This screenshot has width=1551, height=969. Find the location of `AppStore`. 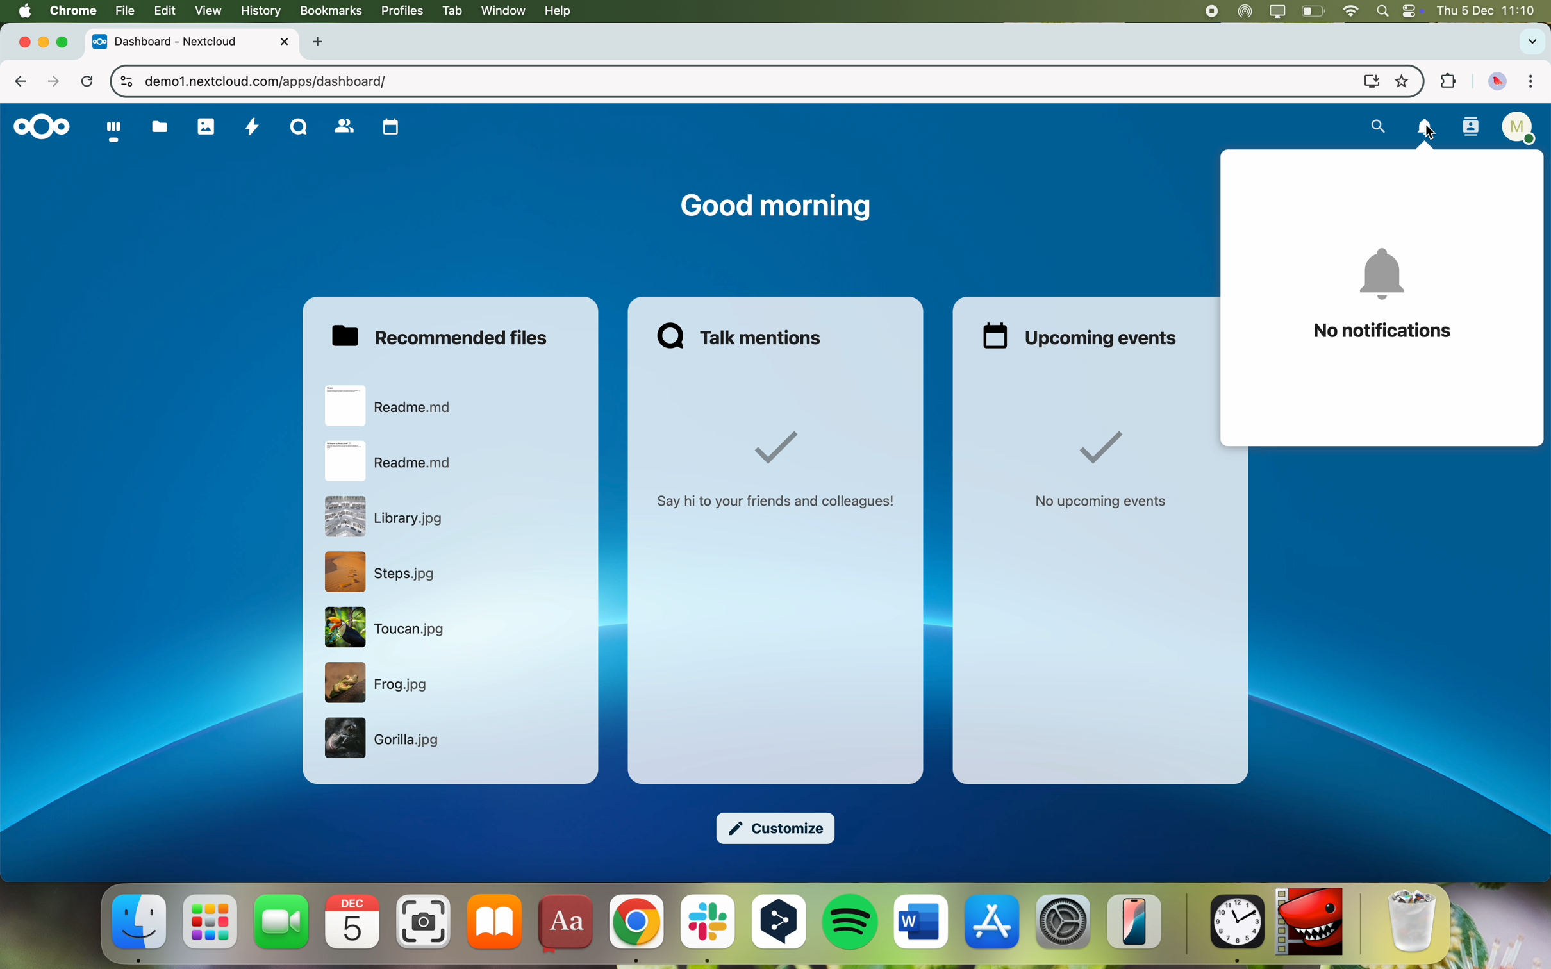

AppStore is located at coordinates (993, 924).